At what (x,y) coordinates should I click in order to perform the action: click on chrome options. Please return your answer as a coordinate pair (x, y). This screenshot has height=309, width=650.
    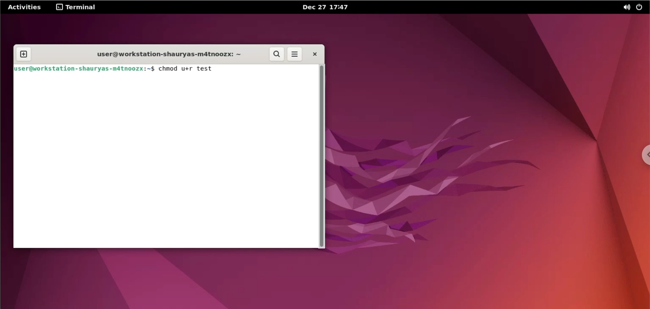
    Looking at the image, I should click on (642, 155).